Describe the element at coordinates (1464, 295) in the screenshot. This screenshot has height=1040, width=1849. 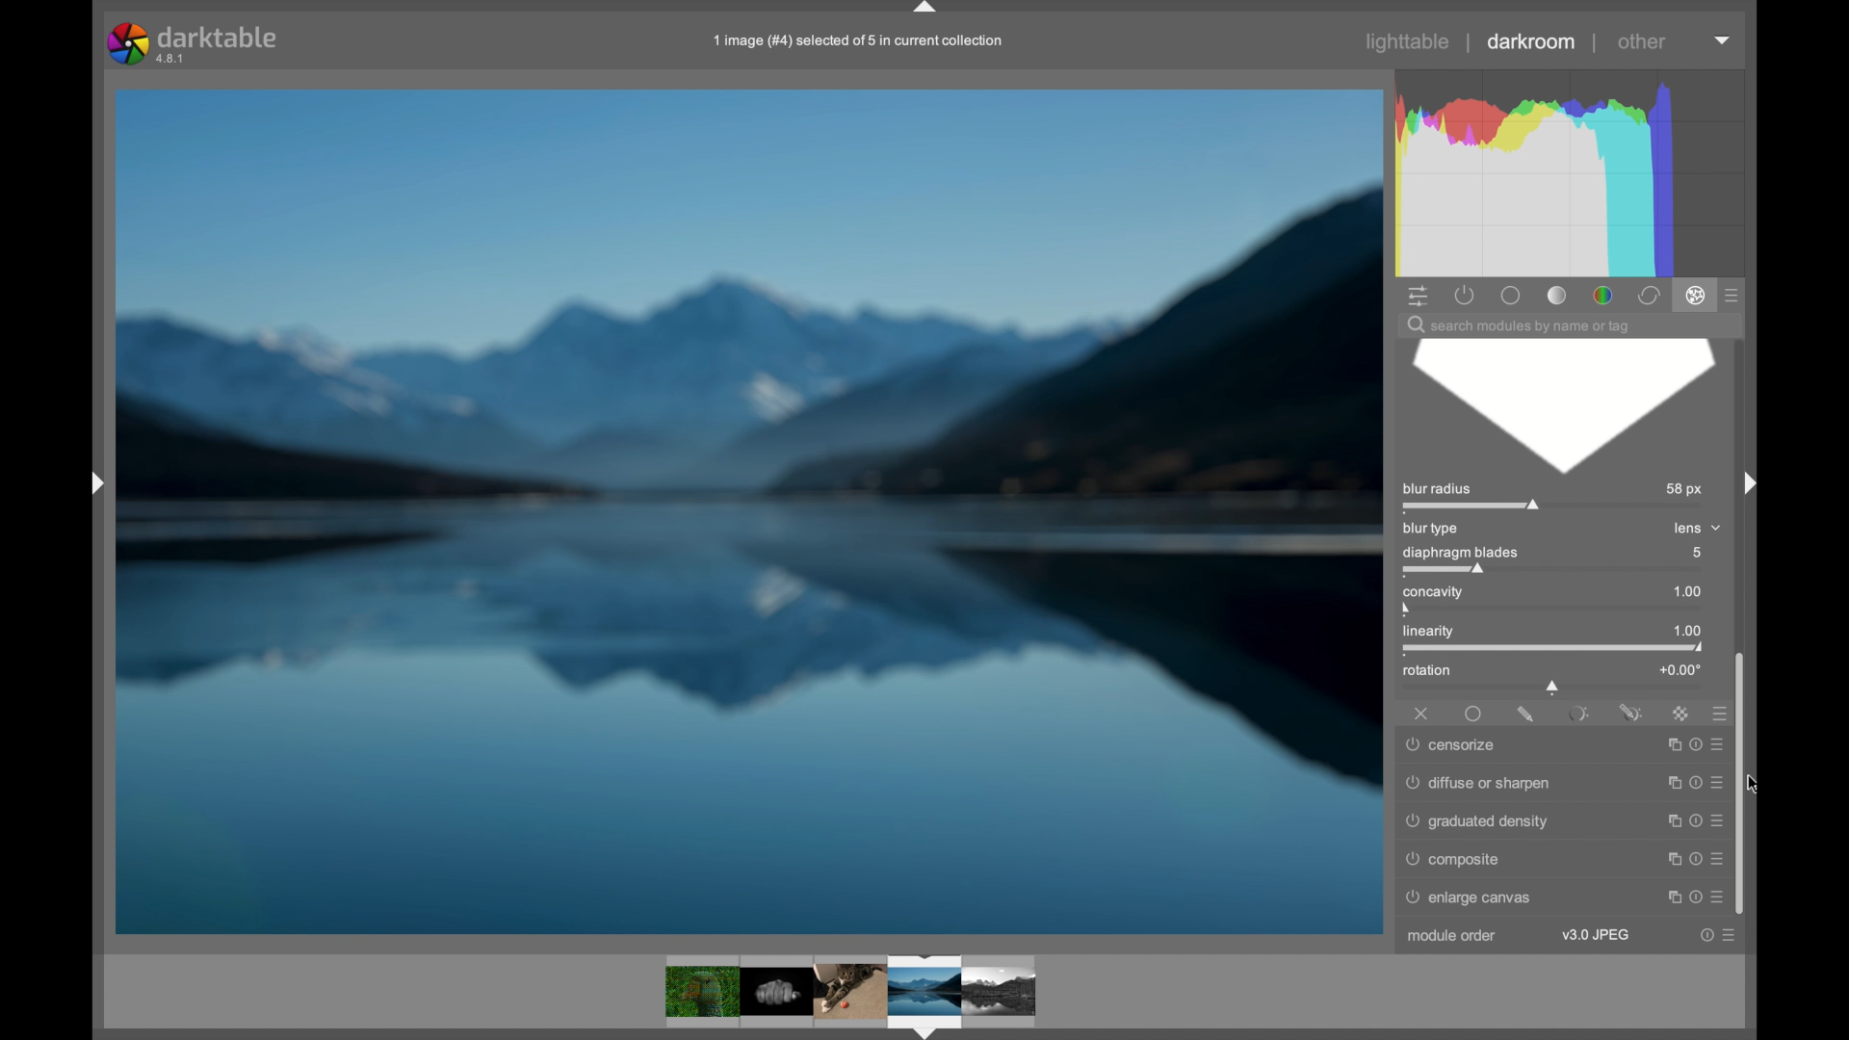
I see `show active modules only` at that location.